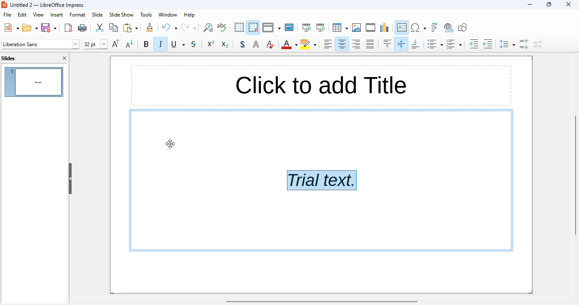  I want to click on insert chart, so click(385, 28).